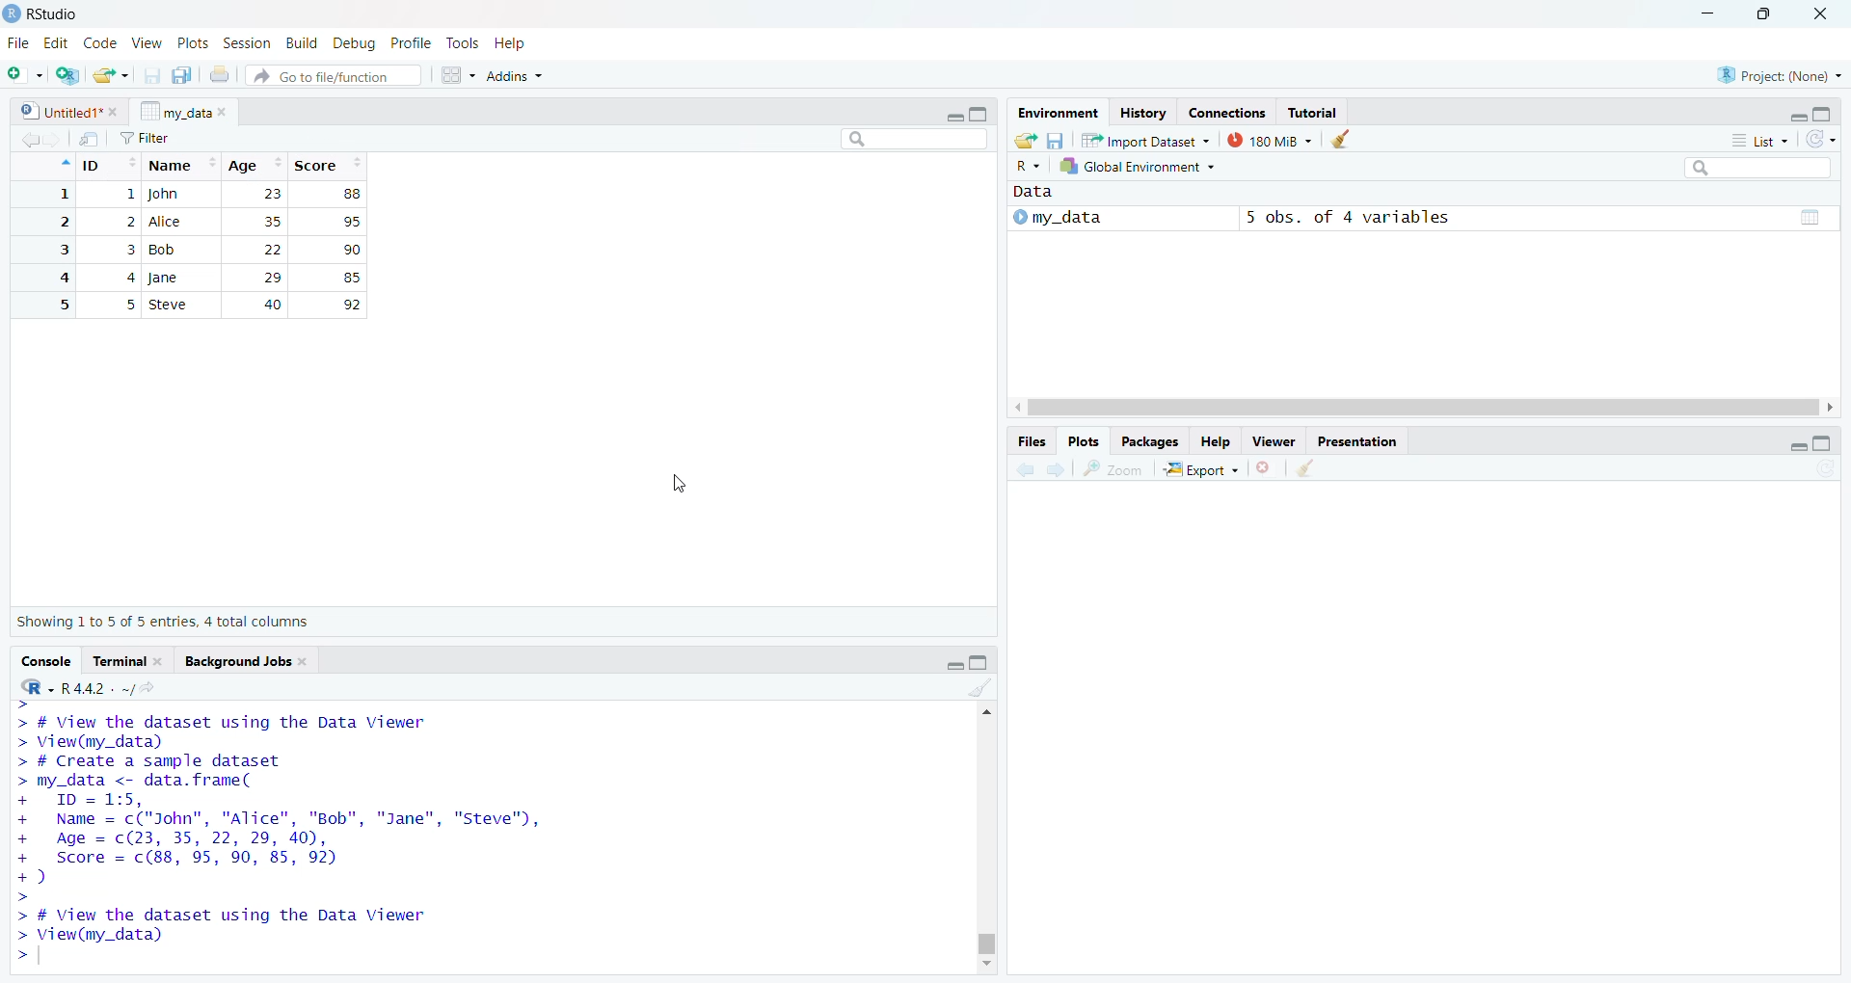 Image resolution: width=1851 pixels, height=983 pixels. What do you see at coordinates (1263, 471) in the screenshot?
I see `Close file` at bounding box center [1263, 471].